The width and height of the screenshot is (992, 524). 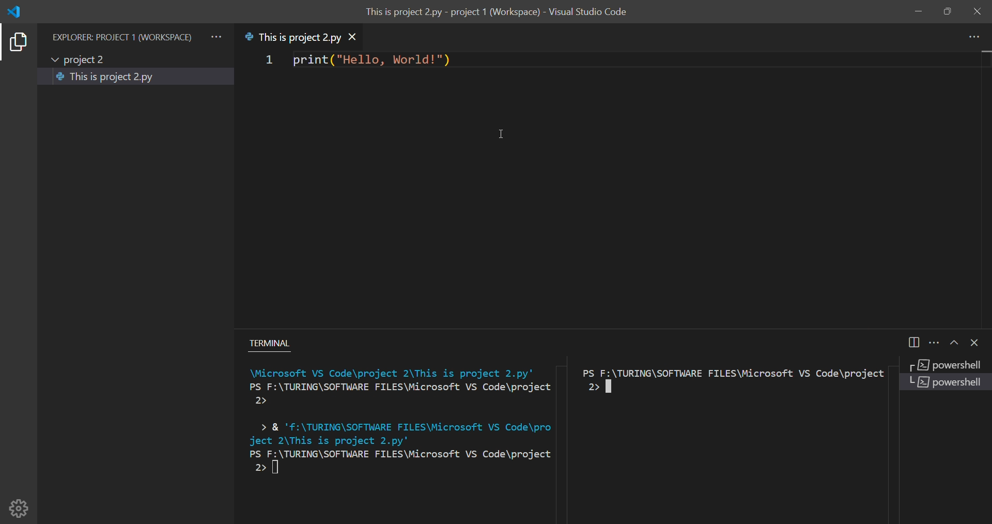 What do you see at coordinates (110, 78) in the screenshot?
I see `This is project 2.py` at bounding box center [110, 78].